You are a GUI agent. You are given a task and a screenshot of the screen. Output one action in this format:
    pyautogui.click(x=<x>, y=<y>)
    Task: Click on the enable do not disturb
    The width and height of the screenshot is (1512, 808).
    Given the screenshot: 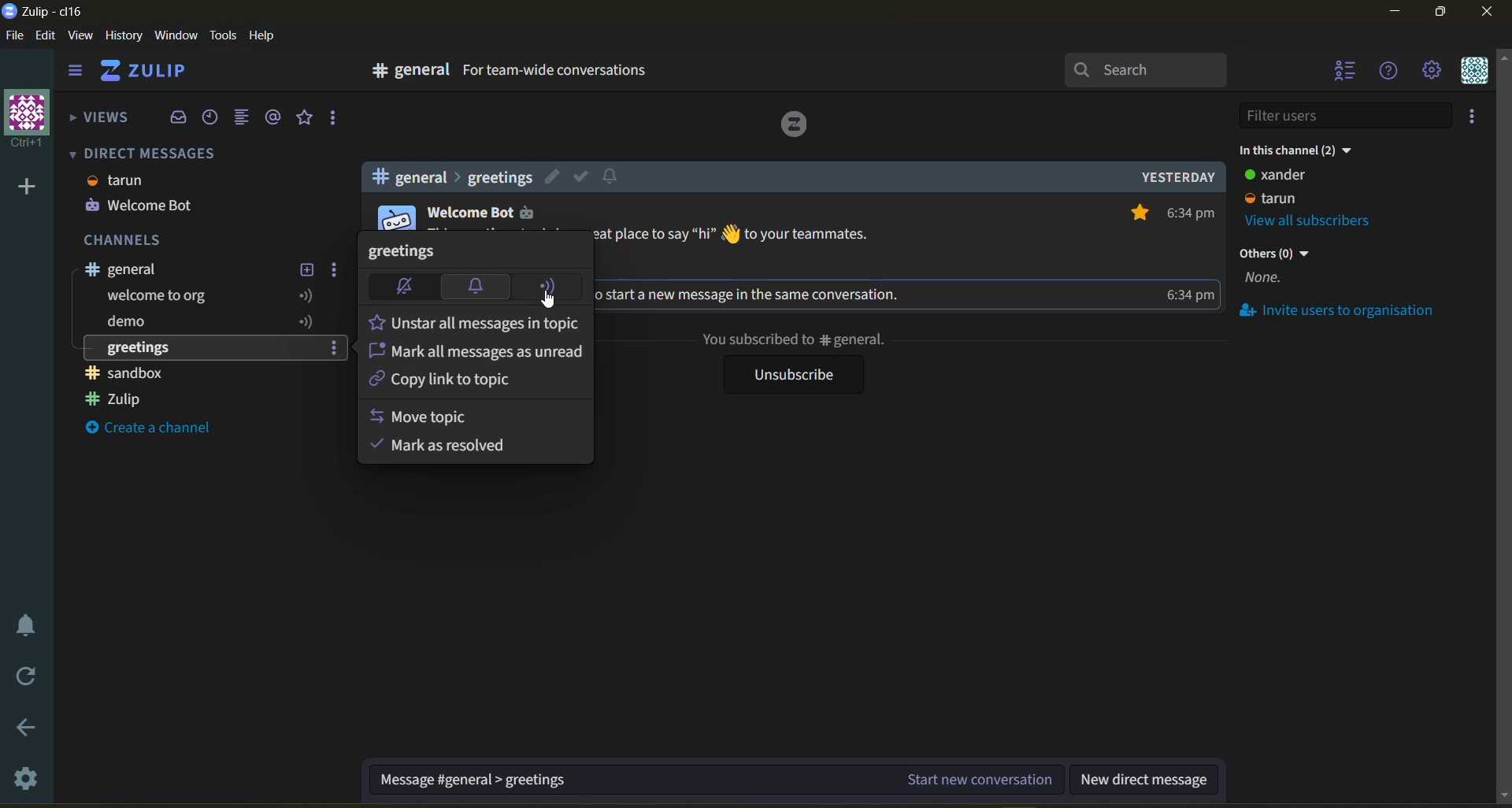 What is the action you would take?
    pyautogui.click(x=22, y=625)
    